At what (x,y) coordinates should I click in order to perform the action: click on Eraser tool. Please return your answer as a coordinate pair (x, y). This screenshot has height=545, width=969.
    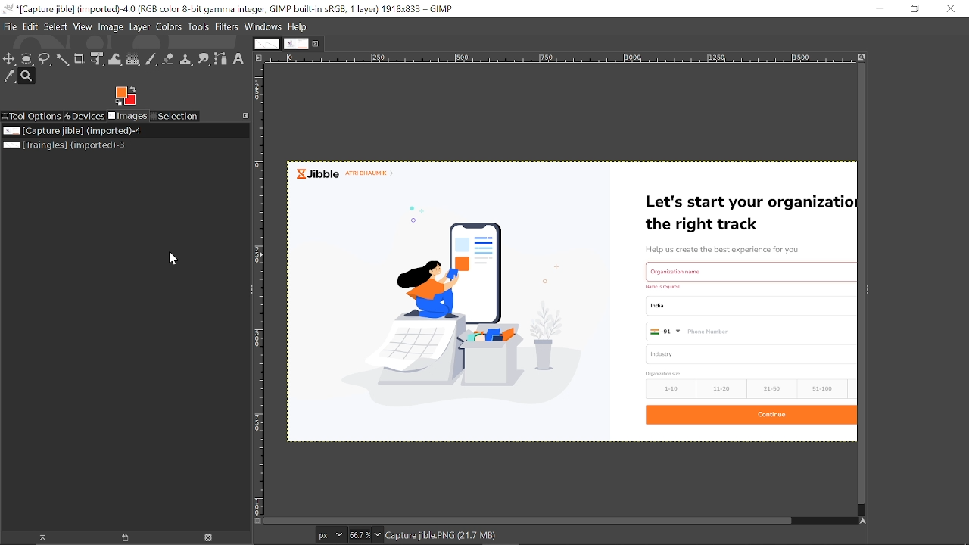
    Looking at the image, I should click on (167, 60).